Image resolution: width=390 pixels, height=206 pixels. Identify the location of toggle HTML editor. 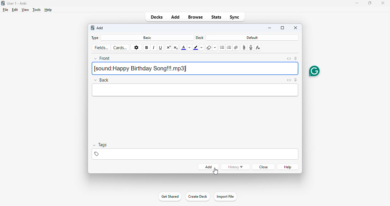
(289, 59).